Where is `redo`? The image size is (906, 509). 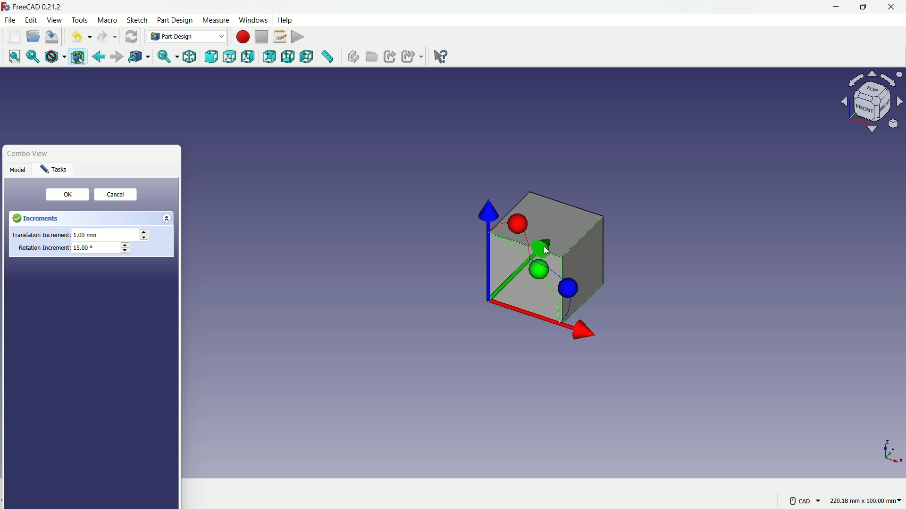
redo is located at coordinates (107, 37).